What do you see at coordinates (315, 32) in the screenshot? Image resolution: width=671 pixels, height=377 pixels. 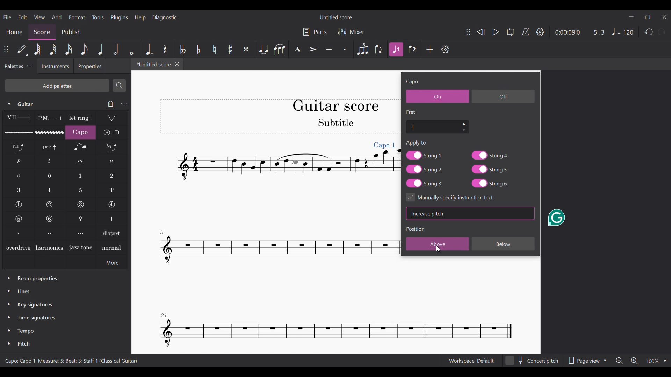 I see `Parts settings` at bounding box center [315, 32].